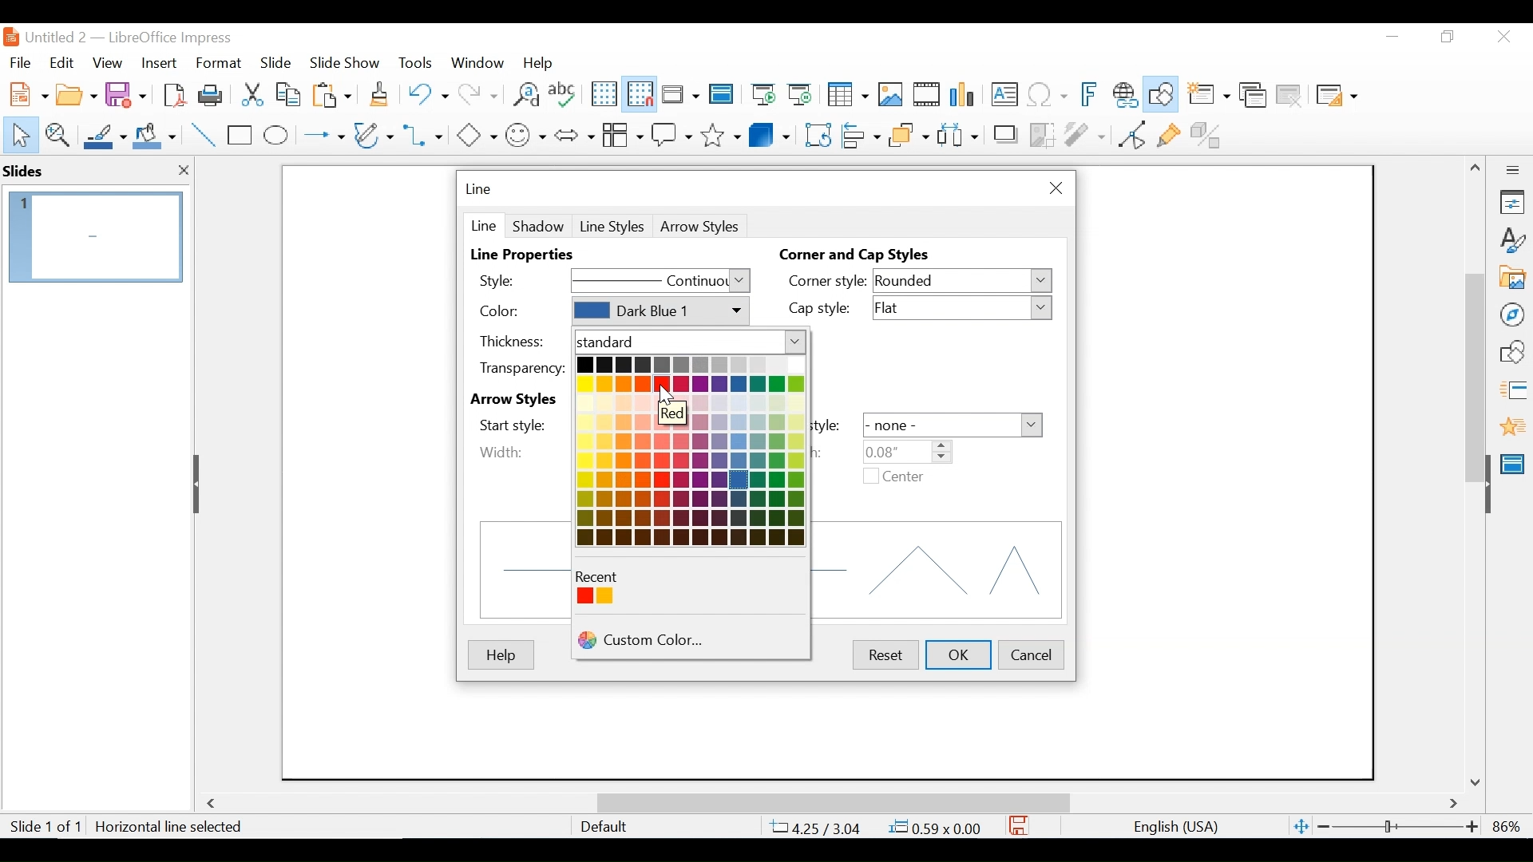 The width and height of the screenshot is (1533, 862). I want to click on Shadow Image, so click(1007, 133).